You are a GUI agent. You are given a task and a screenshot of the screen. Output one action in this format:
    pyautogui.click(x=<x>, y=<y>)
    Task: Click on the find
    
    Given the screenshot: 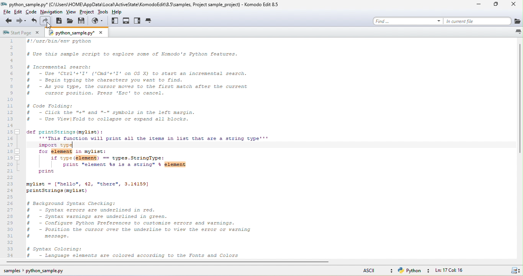 What is the action you would take?
    pyautogui.click(x=406, y=21)
    